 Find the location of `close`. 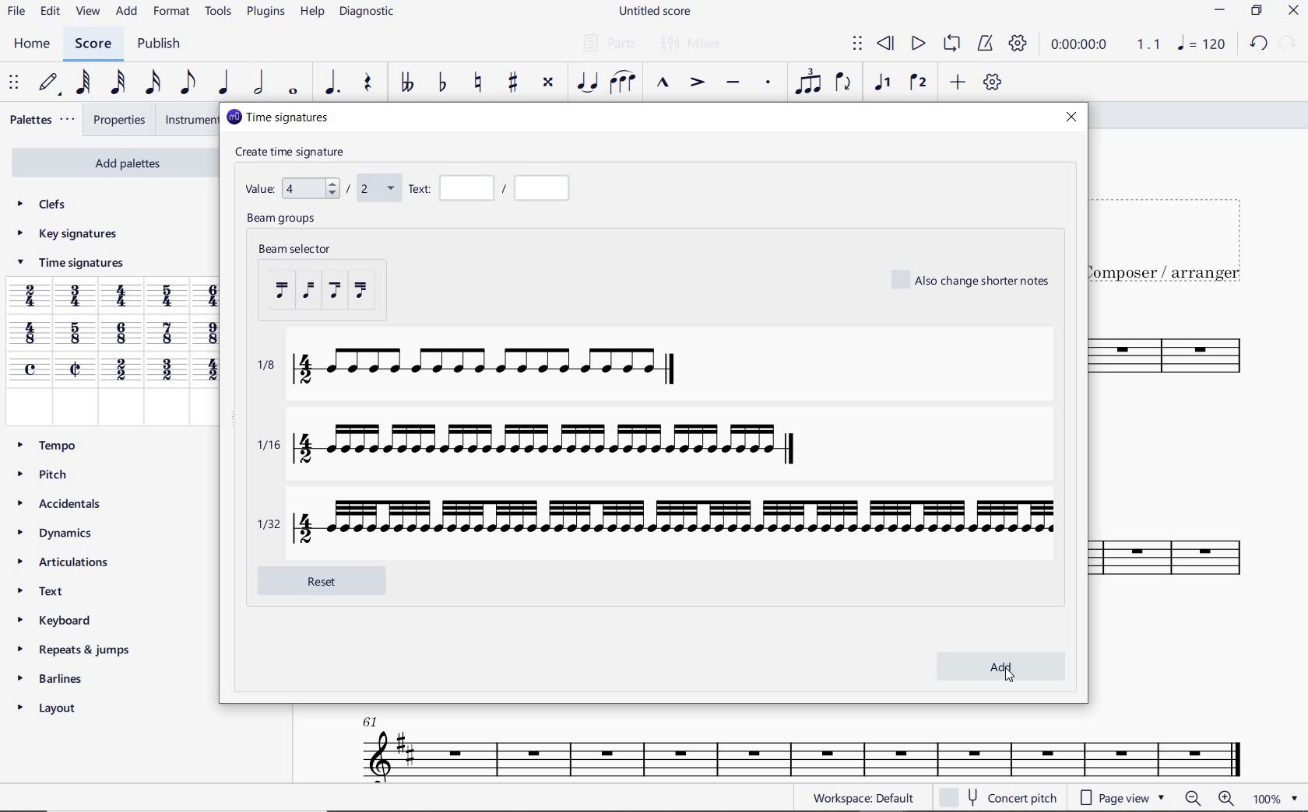

close is located at coordinates (1073, 120).